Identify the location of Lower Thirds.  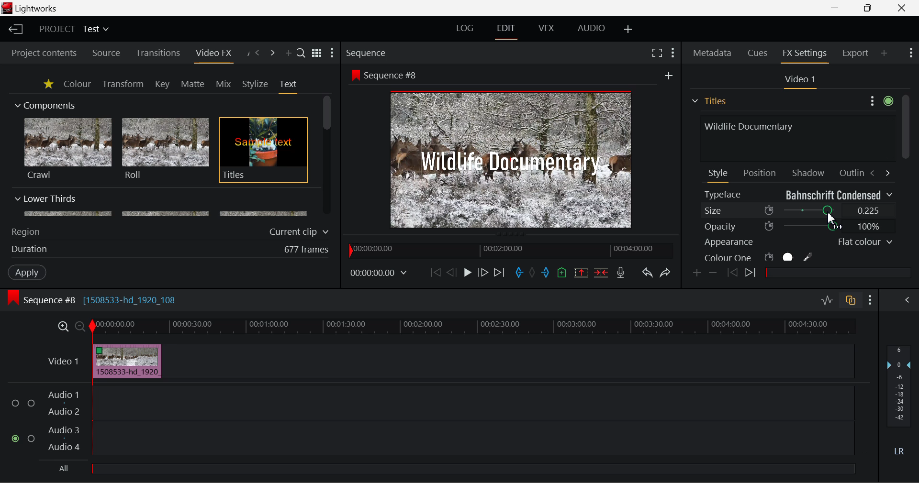
(162, 205).